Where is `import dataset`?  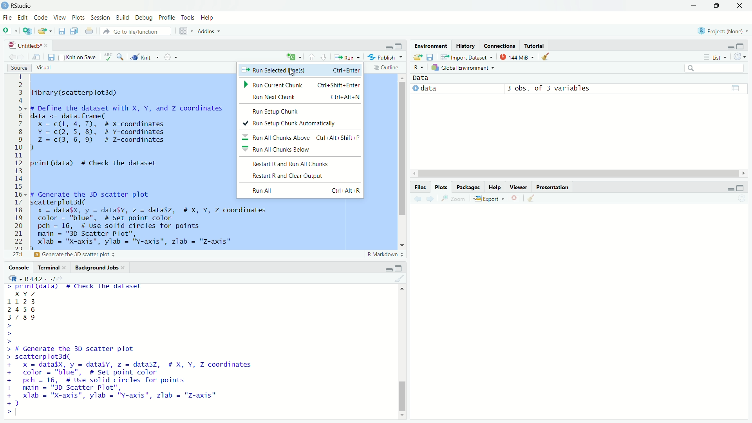
import dataset is located at coordinates (466, 57).